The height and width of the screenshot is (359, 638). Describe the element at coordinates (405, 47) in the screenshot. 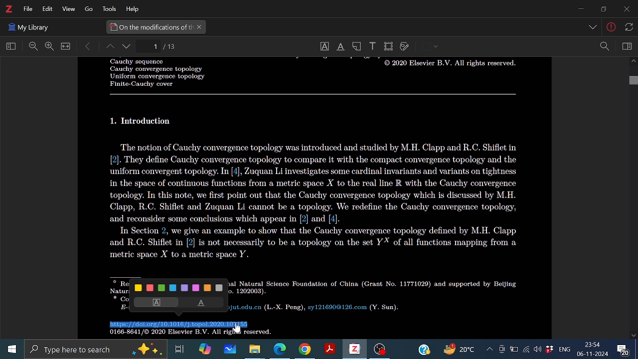

I see `Draw on page` at that location.